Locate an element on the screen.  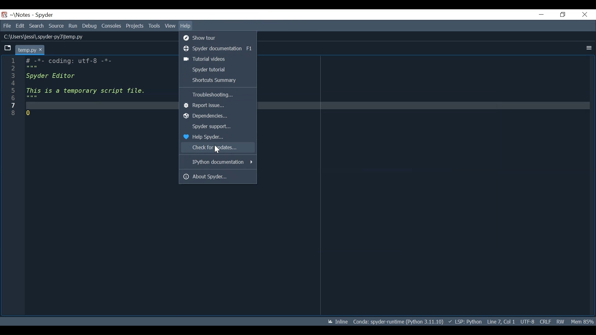
Help Spyder is located at coordinates (215, 137).